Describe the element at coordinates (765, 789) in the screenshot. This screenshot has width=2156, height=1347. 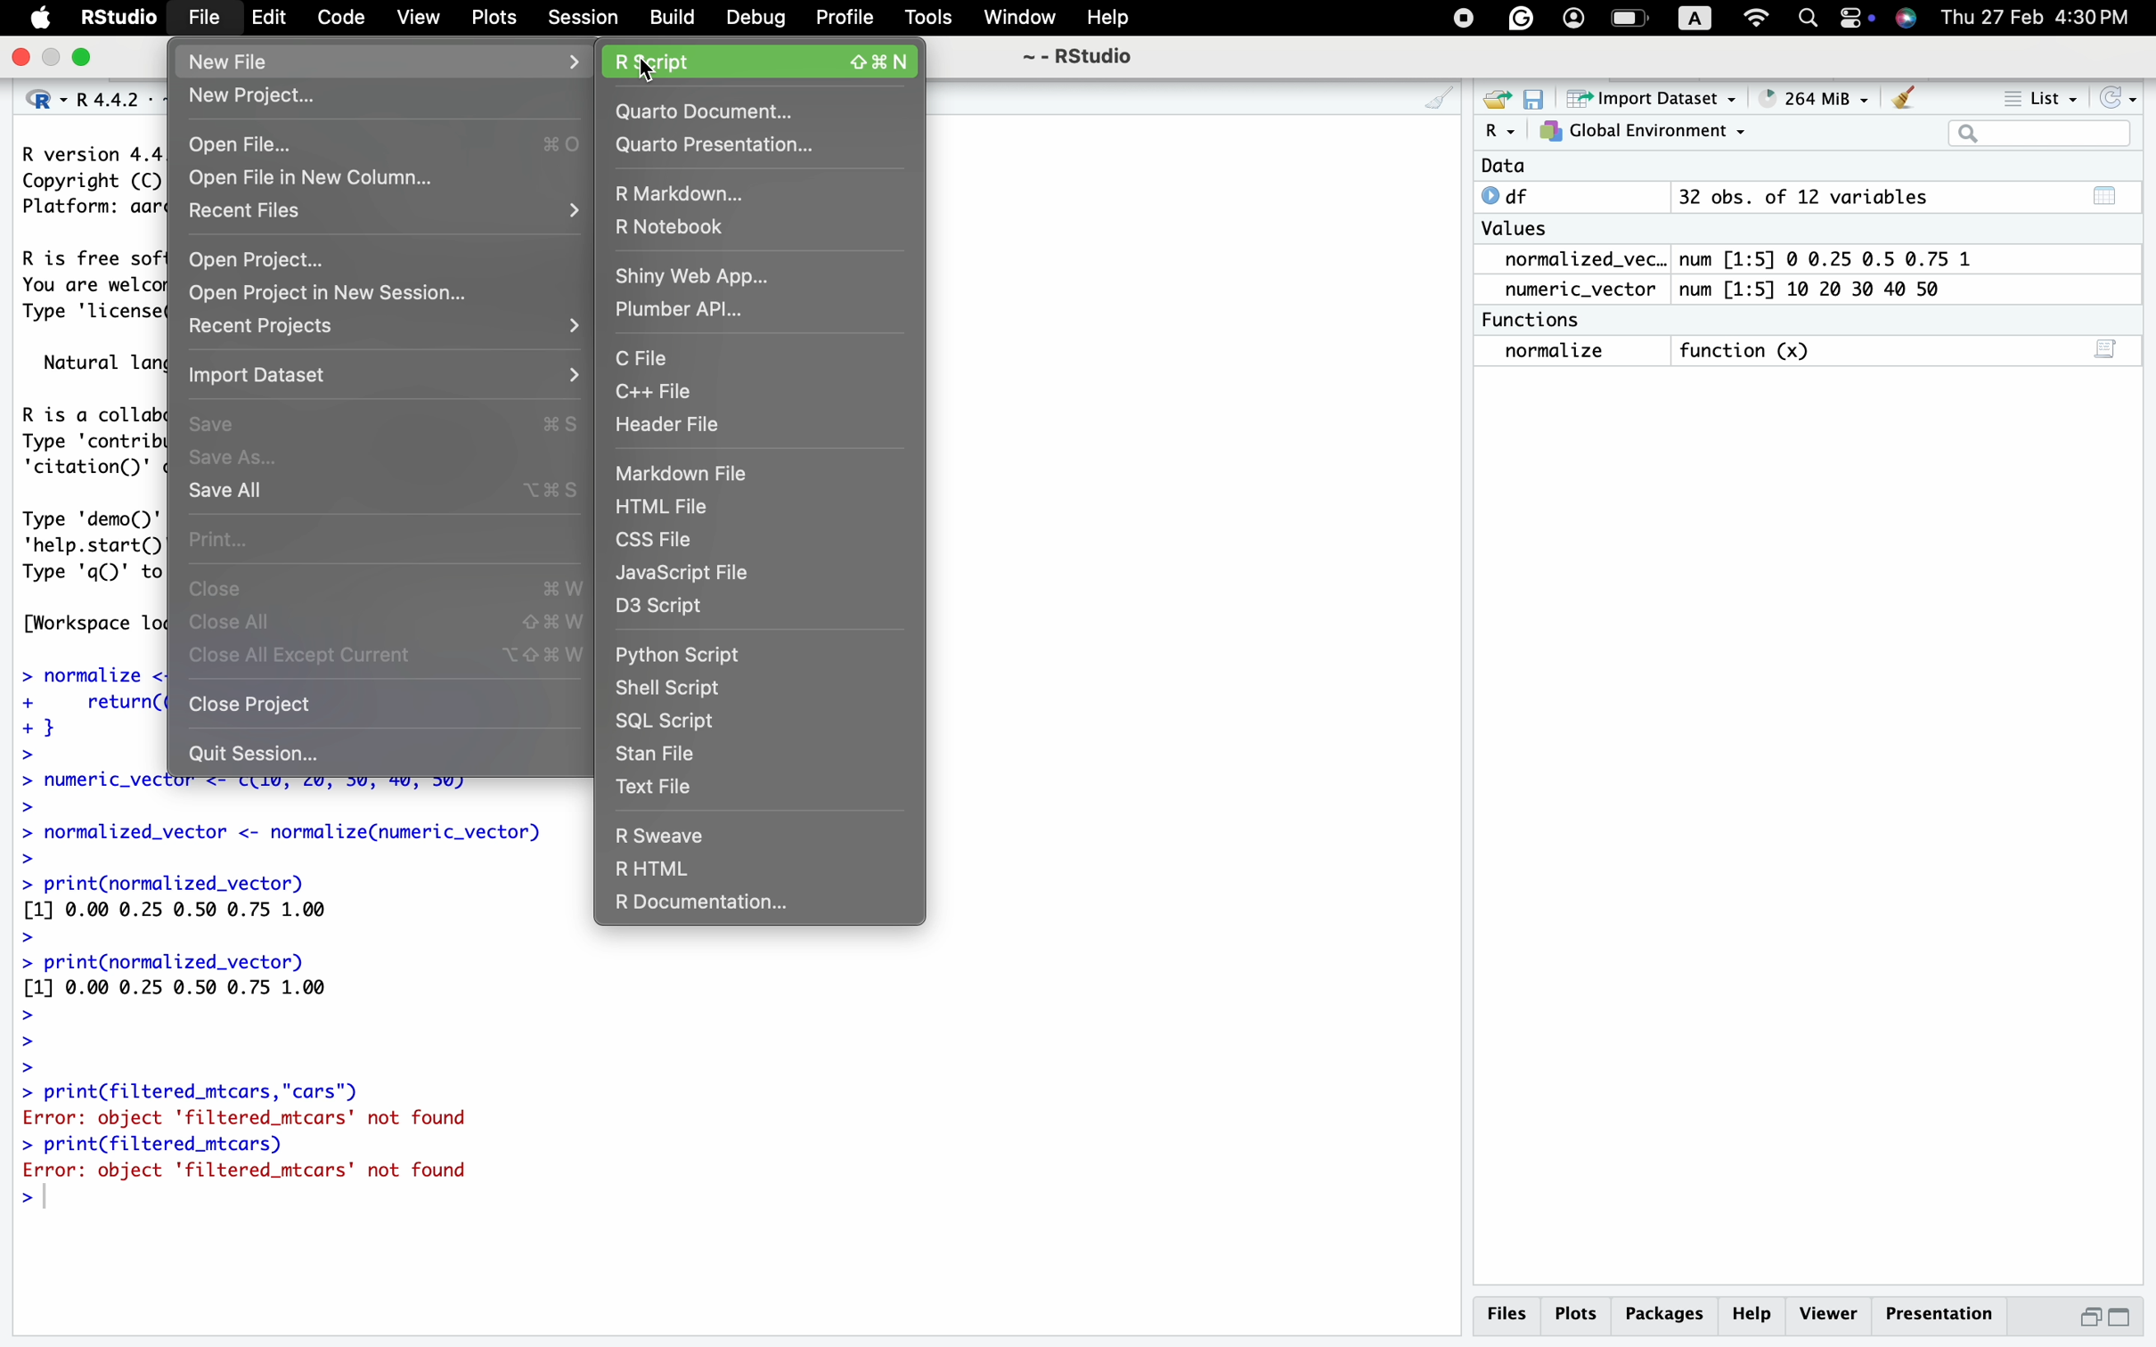
I see `Text file` at that location.